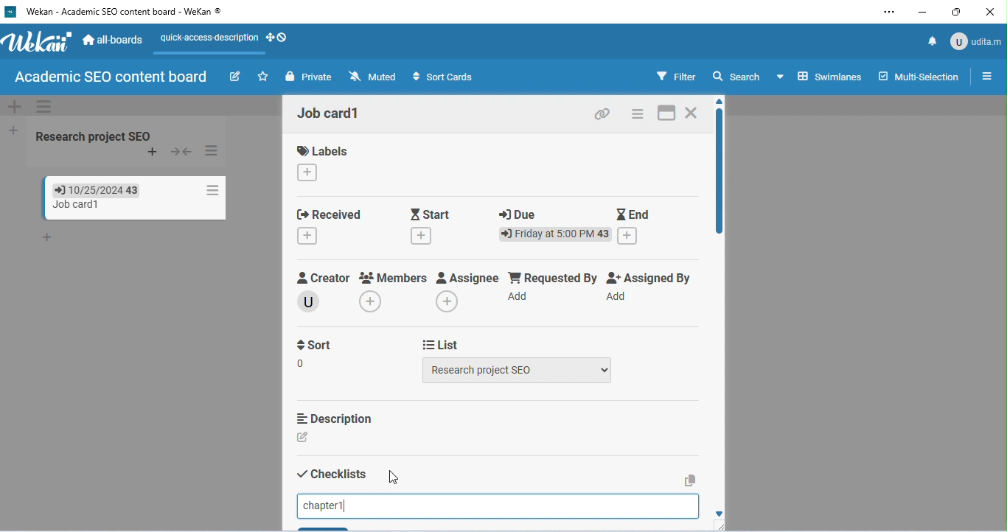 Image resolution: width=1007 pixels, height=532 pixels. What do you see at coordinates (113, 39) in the screenshot?
I see `all-boards` at bounding box center [113, 39].